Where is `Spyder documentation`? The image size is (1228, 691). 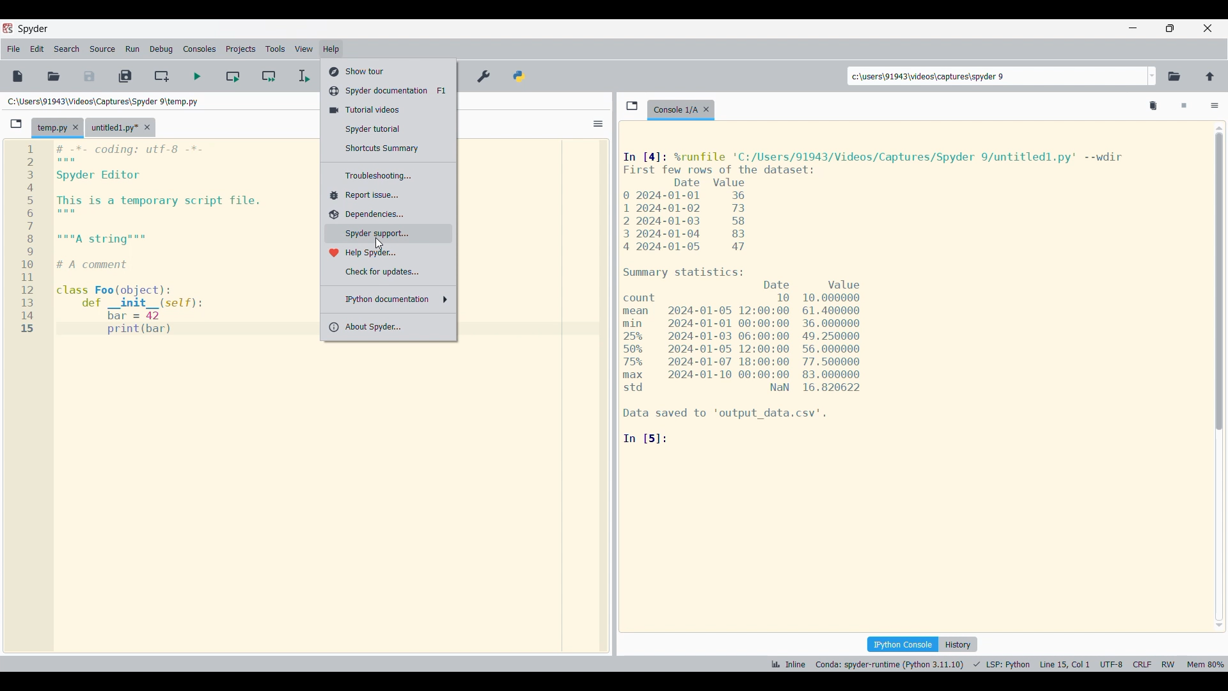 Spyder documentation is located at coordinates (388, 91).